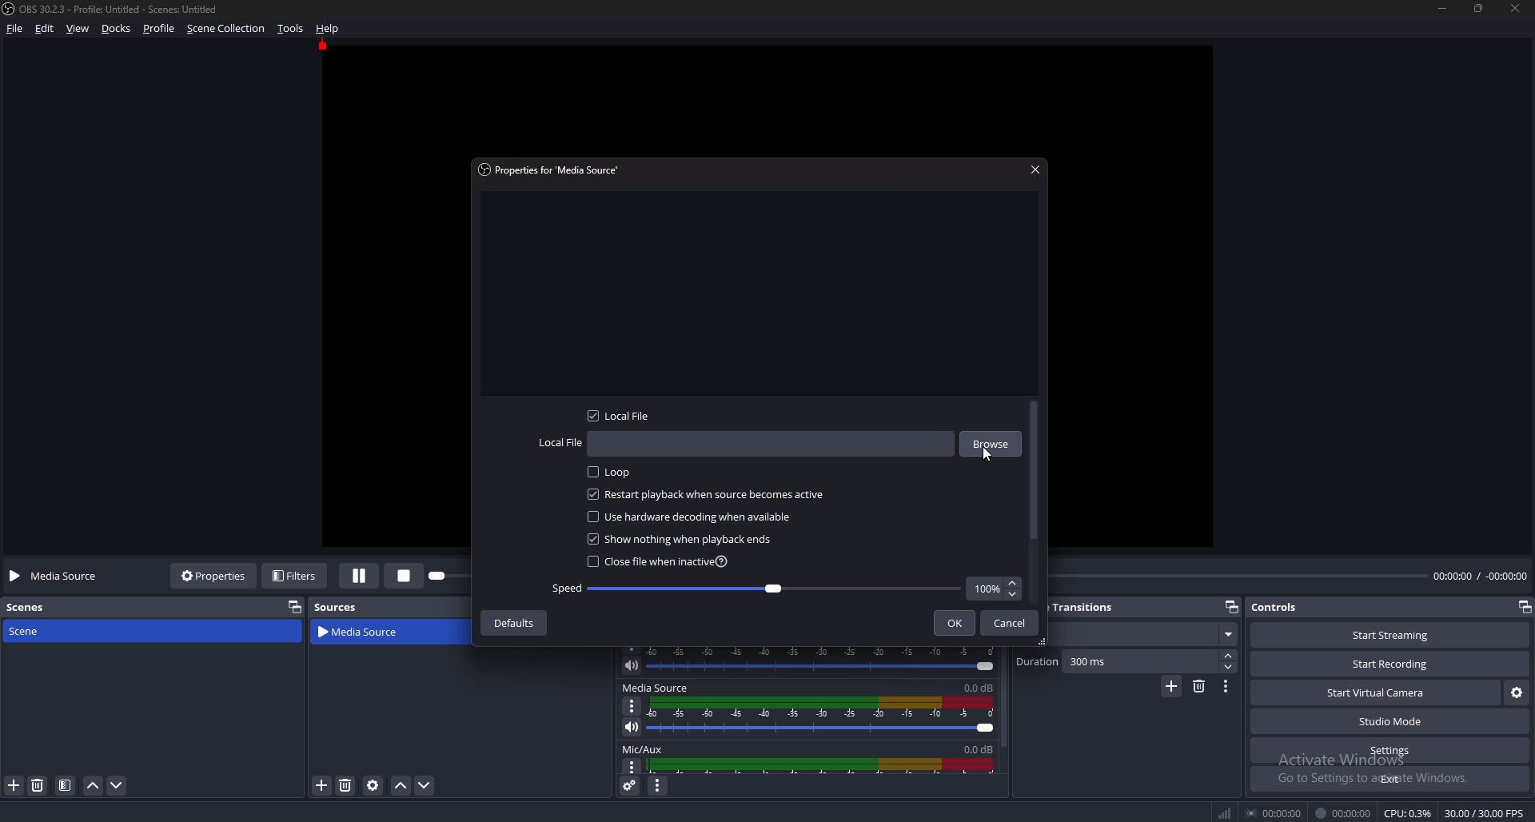 This screenshot has width=1535, height=822. I want to click on help, so click(328, 28).